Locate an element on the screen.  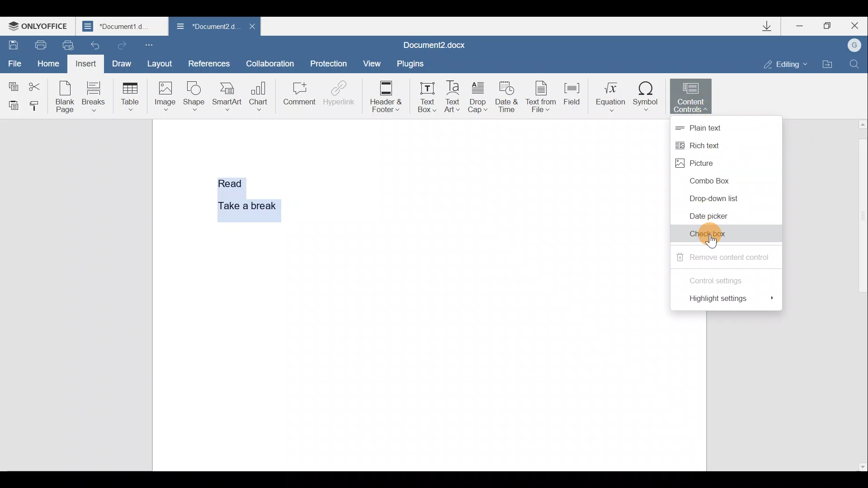
Text Art is located at coordinates (453, 97).